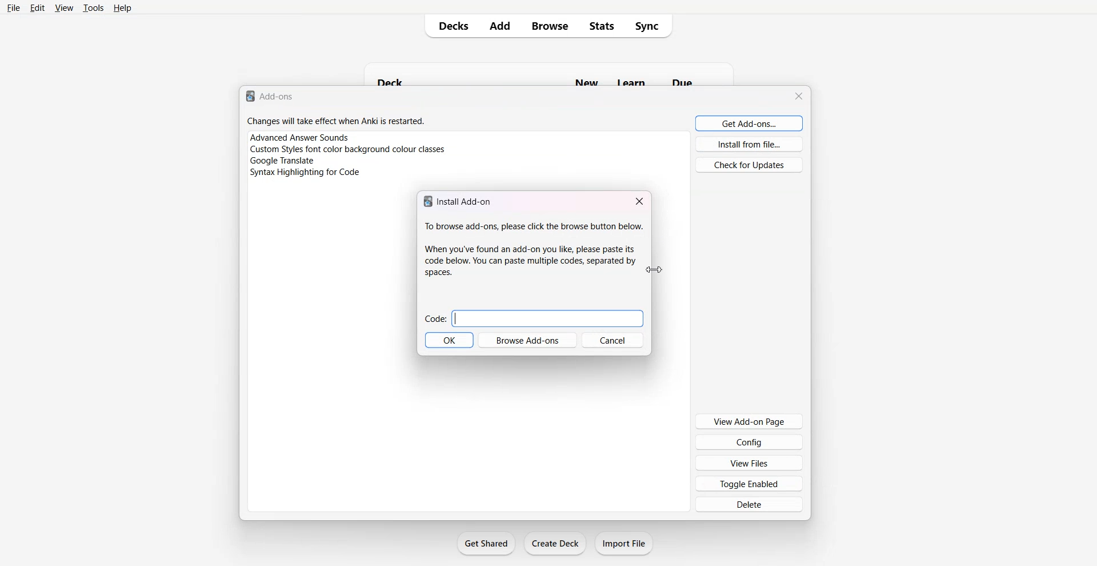  Describe the element at coordinates (63, 8) in the screenshot. I see `View` at that location.